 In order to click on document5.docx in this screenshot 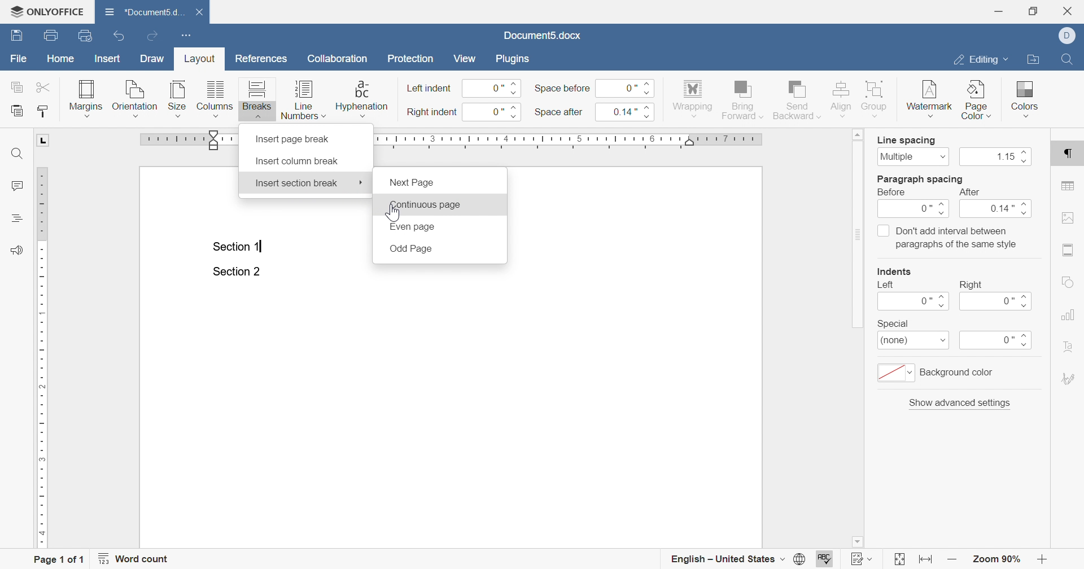, I will do `click(541, 36)`.